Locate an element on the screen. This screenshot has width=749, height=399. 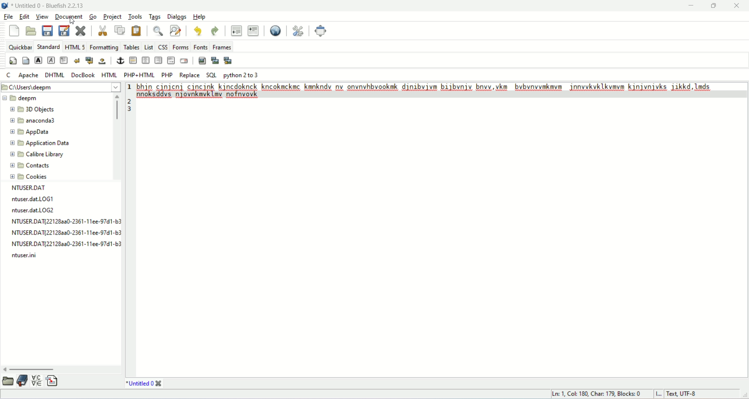
center is located at coordinates (146, 60).